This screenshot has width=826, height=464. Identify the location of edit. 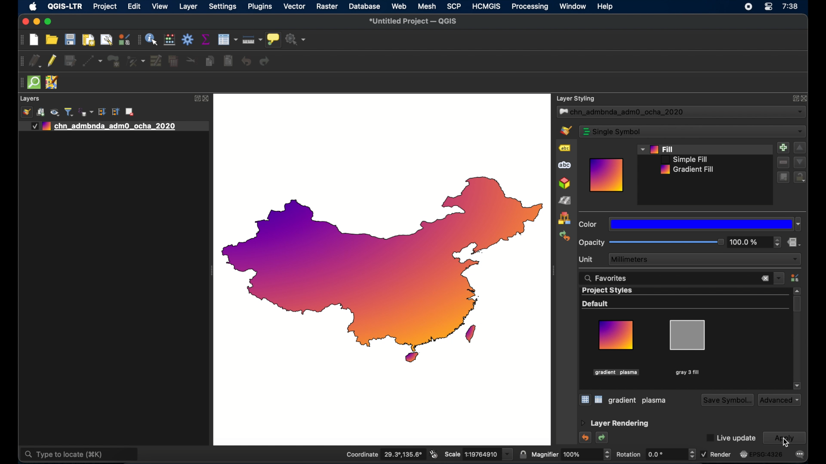
(135, 6).